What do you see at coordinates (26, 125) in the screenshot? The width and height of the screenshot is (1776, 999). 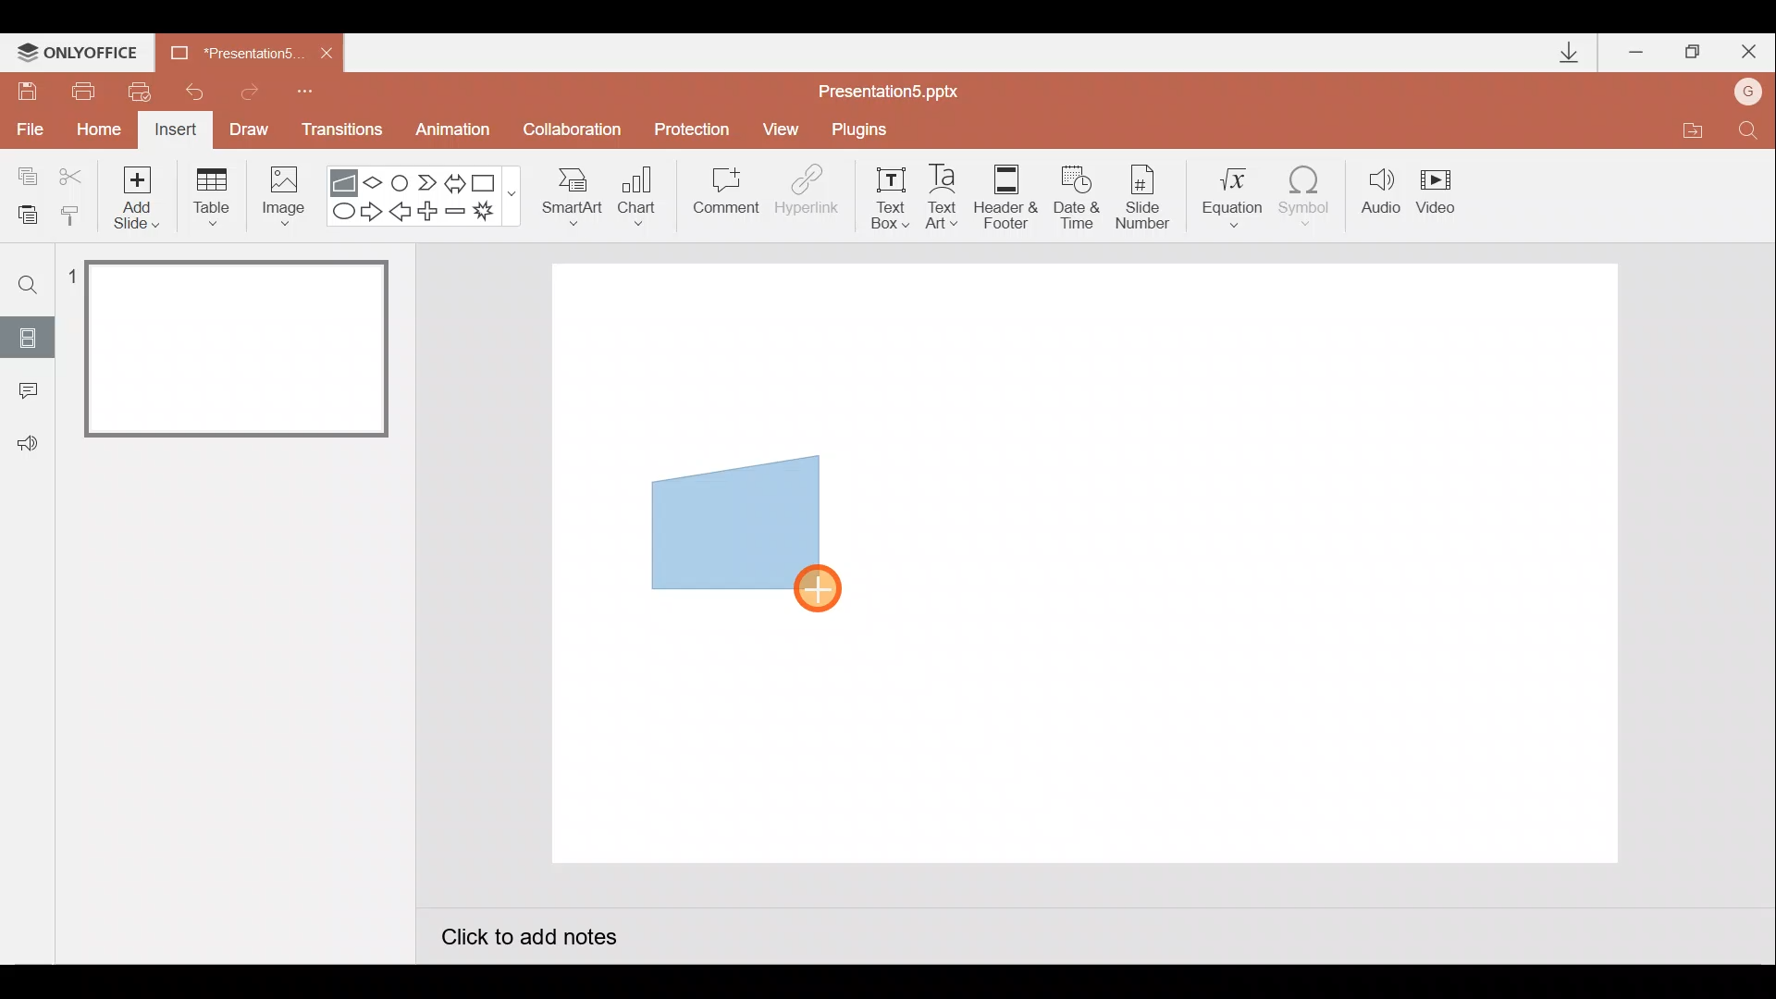 I see `File` at bounding box center [26, 125].